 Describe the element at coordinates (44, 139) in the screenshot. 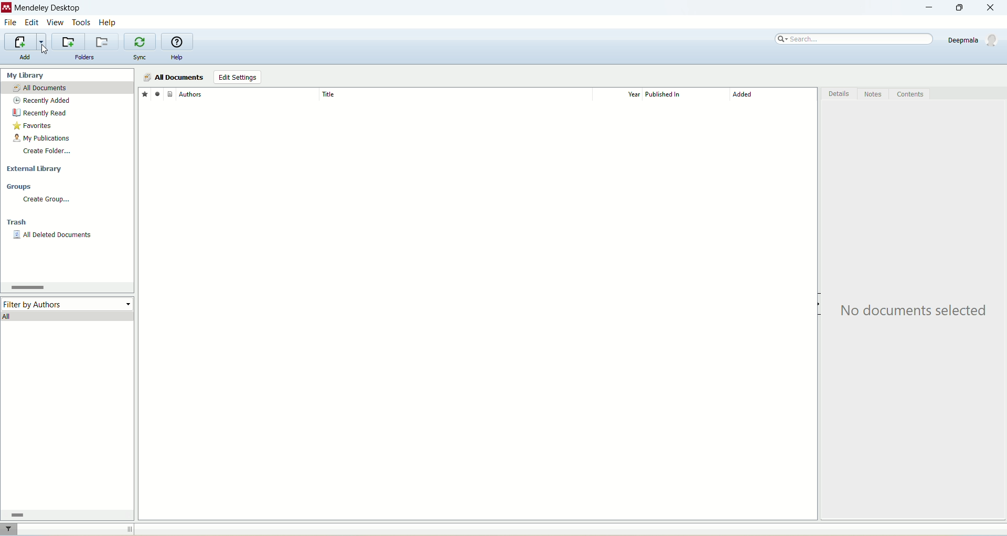

I see `my publication` at that location.